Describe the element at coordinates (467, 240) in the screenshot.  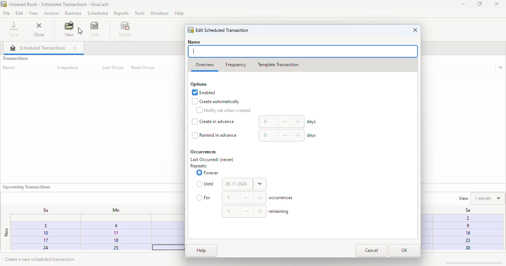
I see `23` at that location.